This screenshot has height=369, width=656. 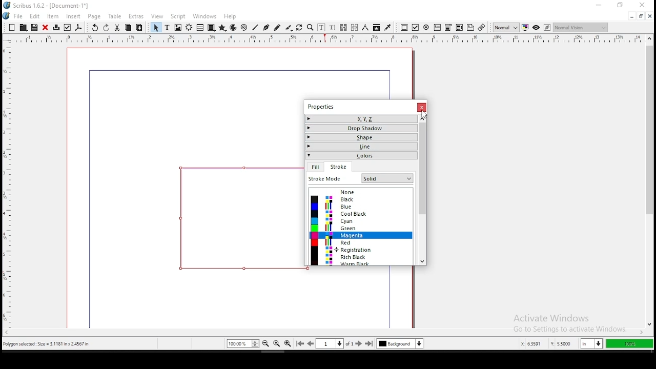 What do you see at coordinates (211, 28) in the screenshot?
I see `shape` at bounding box center [211, 28].